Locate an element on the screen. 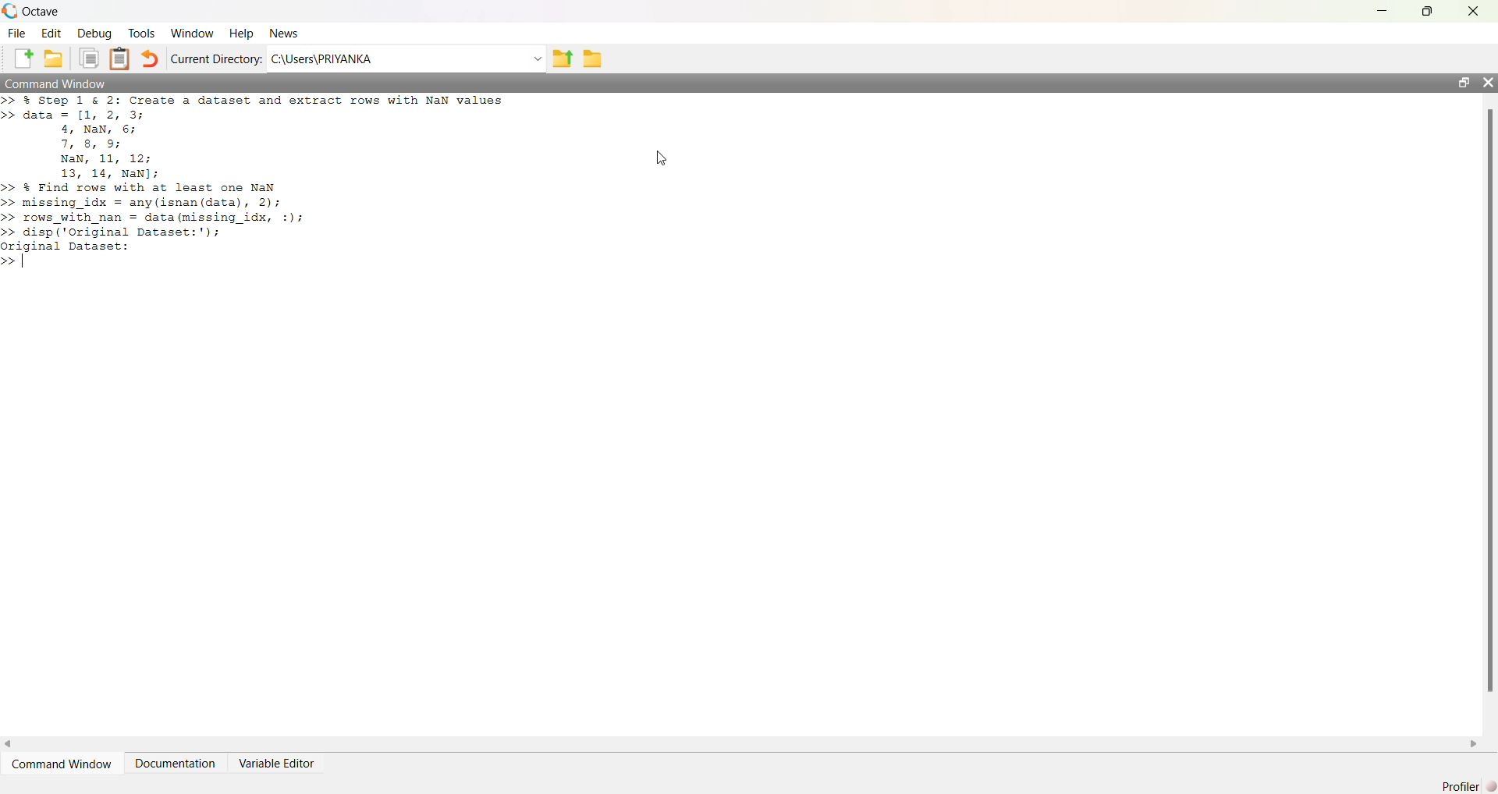 This screenshot has width=1498, height=794. Tools is located at coordinates (142, 33).